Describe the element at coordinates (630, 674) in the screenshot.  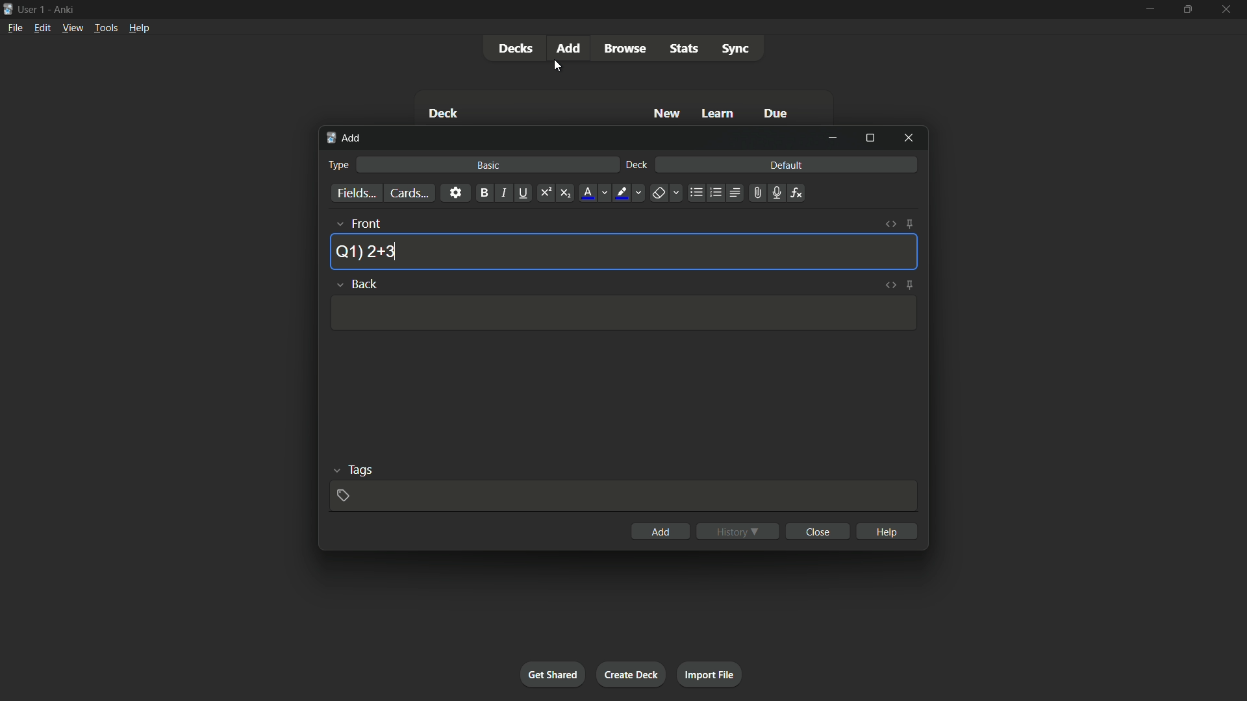
I see `create deck` at that location.